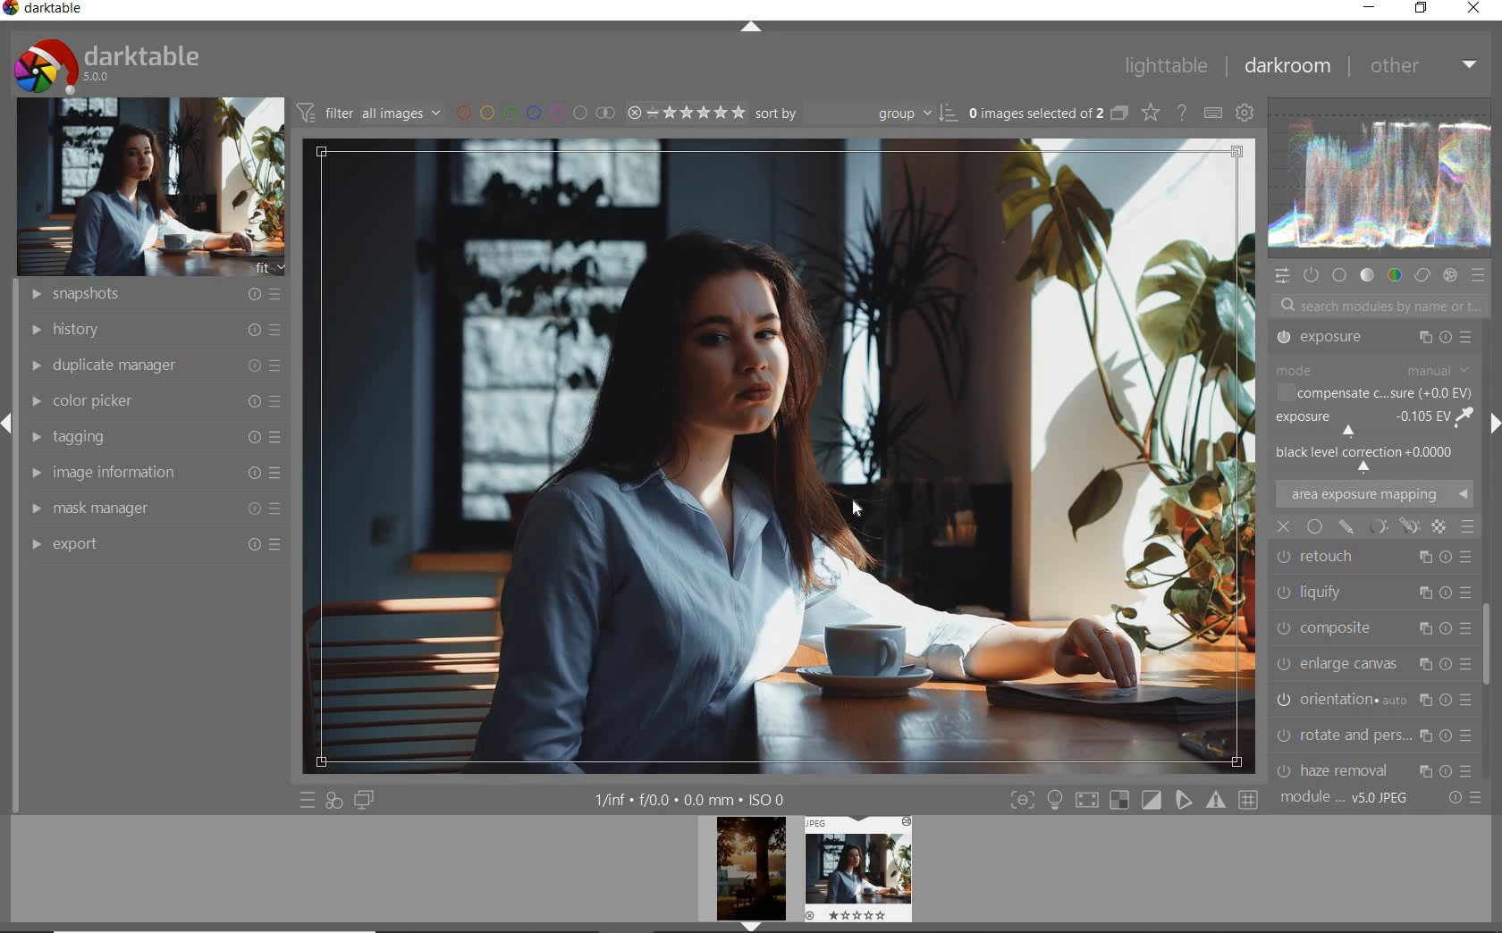  Describe the element at coordinates (151, 435) in the screenshot. I see `TAGGING` at that location.